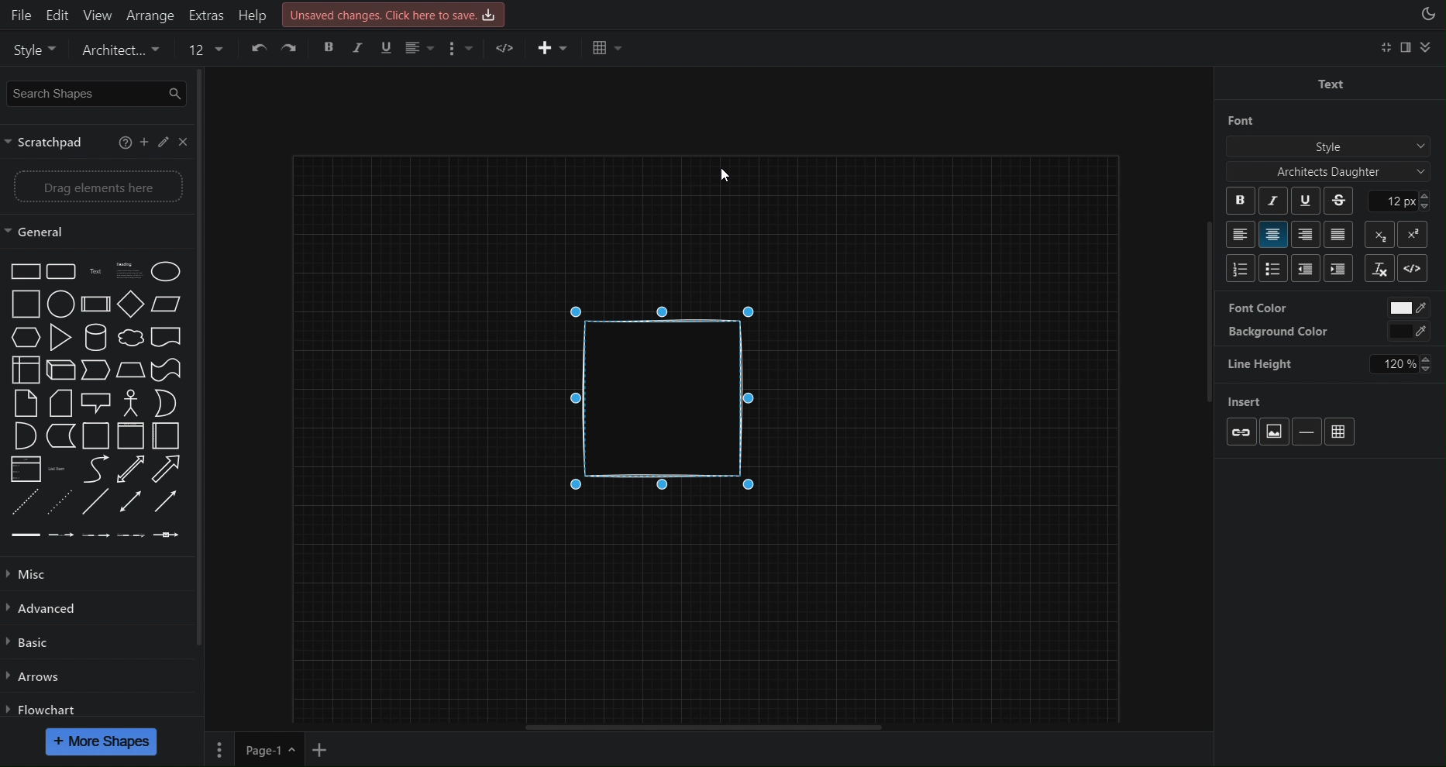 The width and height of the screenshot is (1446, 767). Describe the element at coordinates (1342, 232) in the screenshot. I see `Centre` at that location.